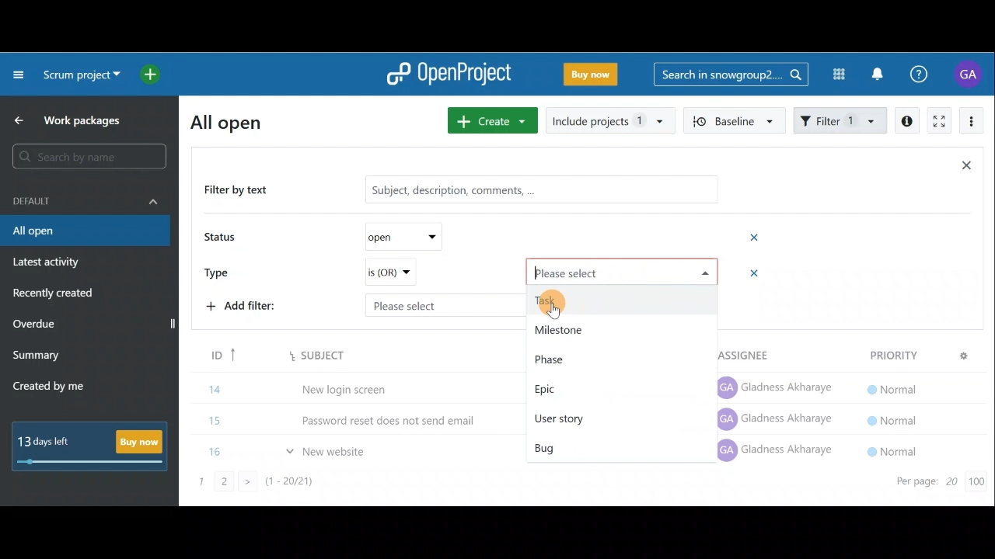  I want to click on Normal, so click(889, 418).